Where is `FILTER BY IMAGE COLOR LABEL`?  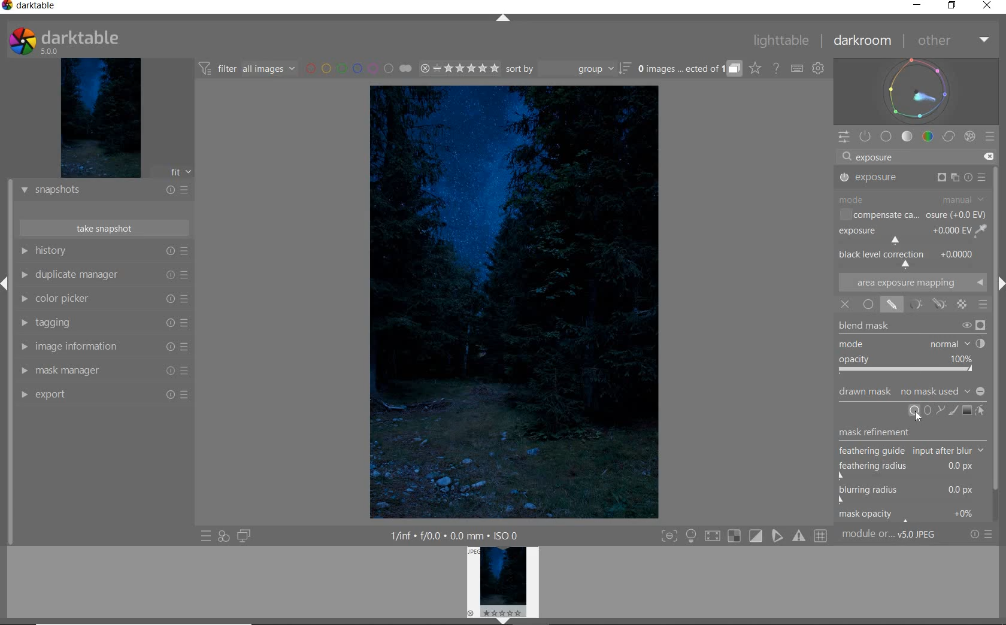 FILTER BY IMAGE COLOR LABEL is located at coordinates (359, 69).